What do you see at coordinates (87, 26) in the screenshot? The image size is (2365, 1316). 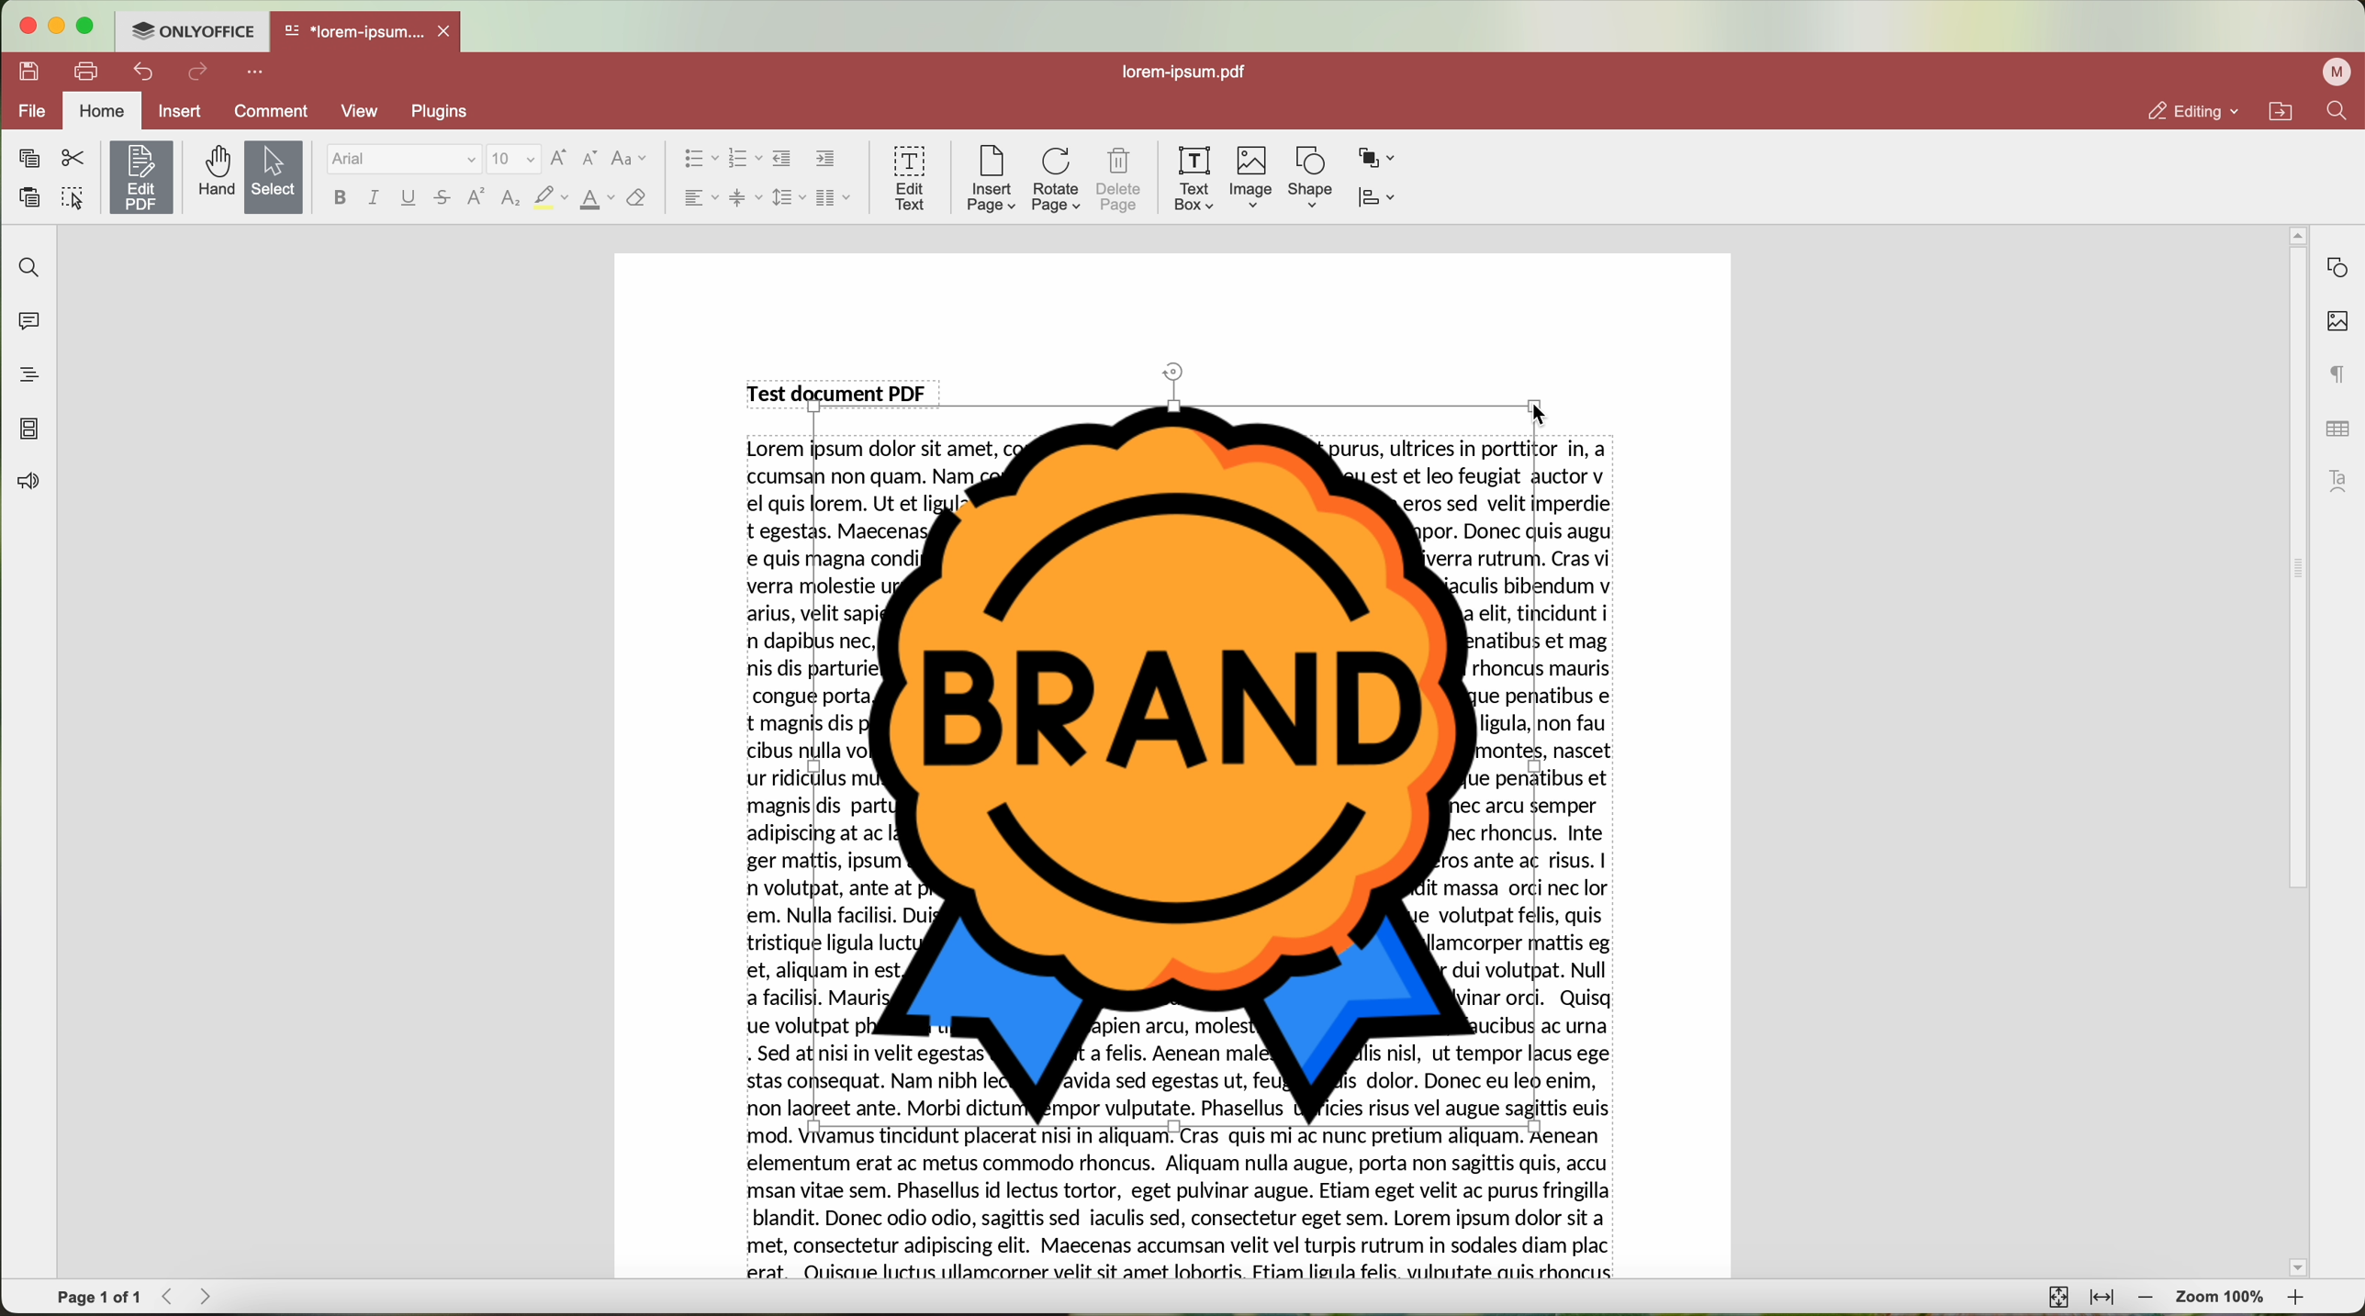 I see `maximize` at bounding box center [87, 26].